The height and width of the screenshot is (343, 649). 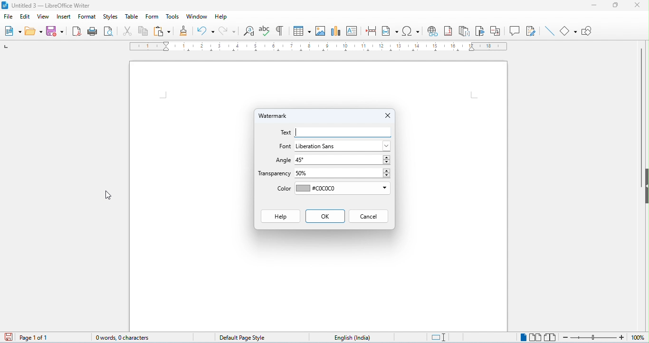 I want to click on vertical scroll bar, so click(x=641, y=117).